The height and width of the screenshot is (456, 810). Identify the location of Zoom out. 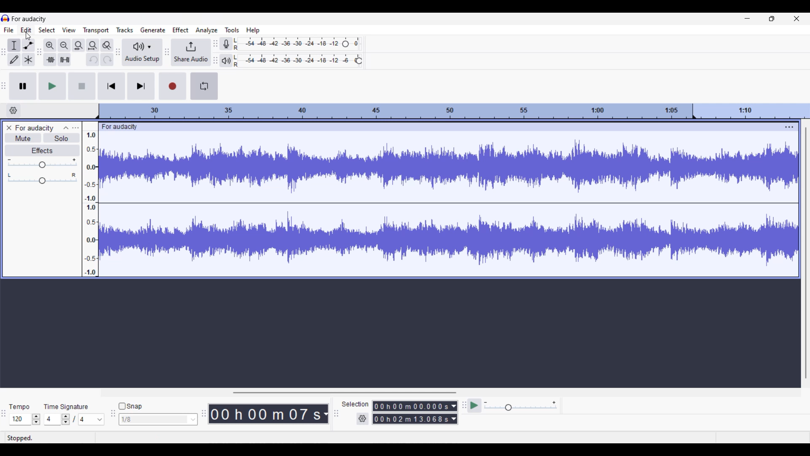
(65, 46).